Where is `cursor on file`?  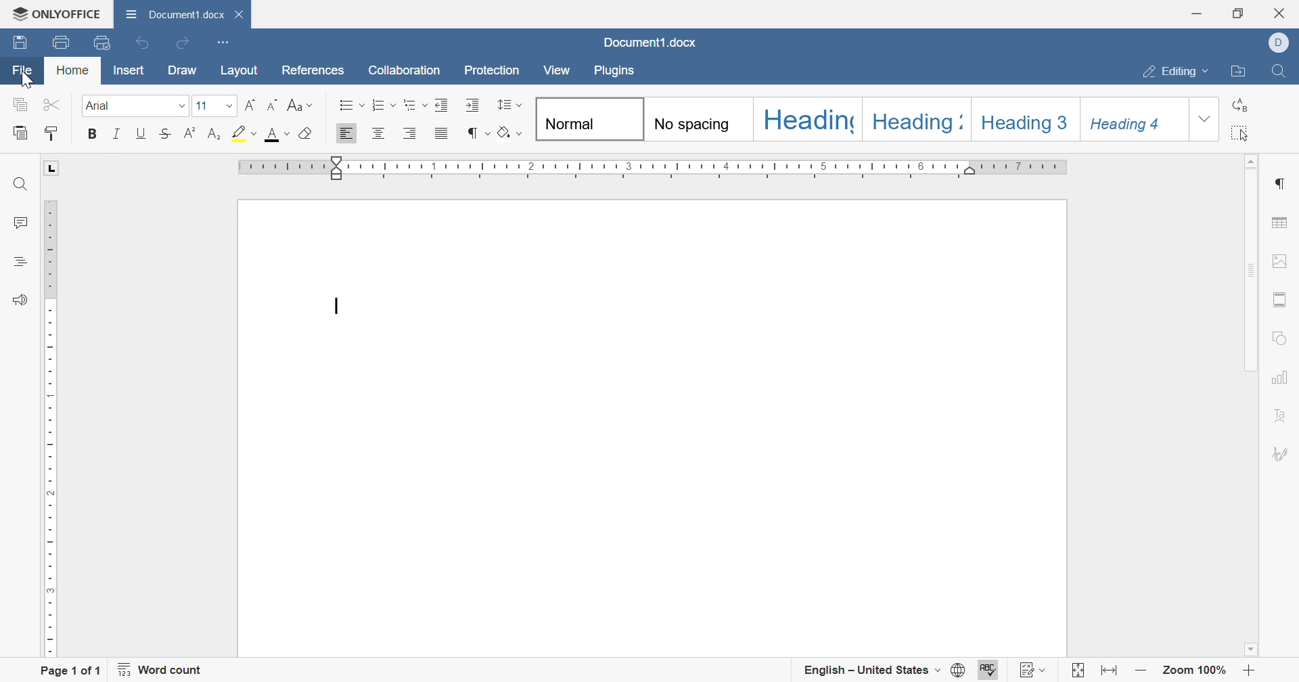 cursor on file is located at coordinates (30, 80).